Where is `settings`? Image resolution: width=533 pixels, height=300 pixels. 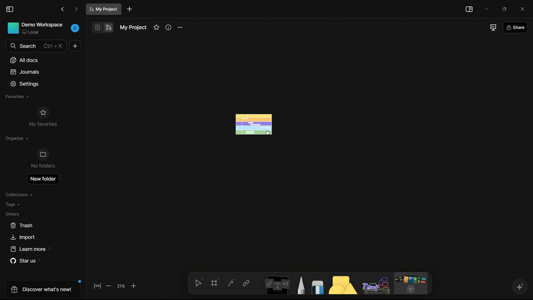 settings is located at coordinates (25, 84).